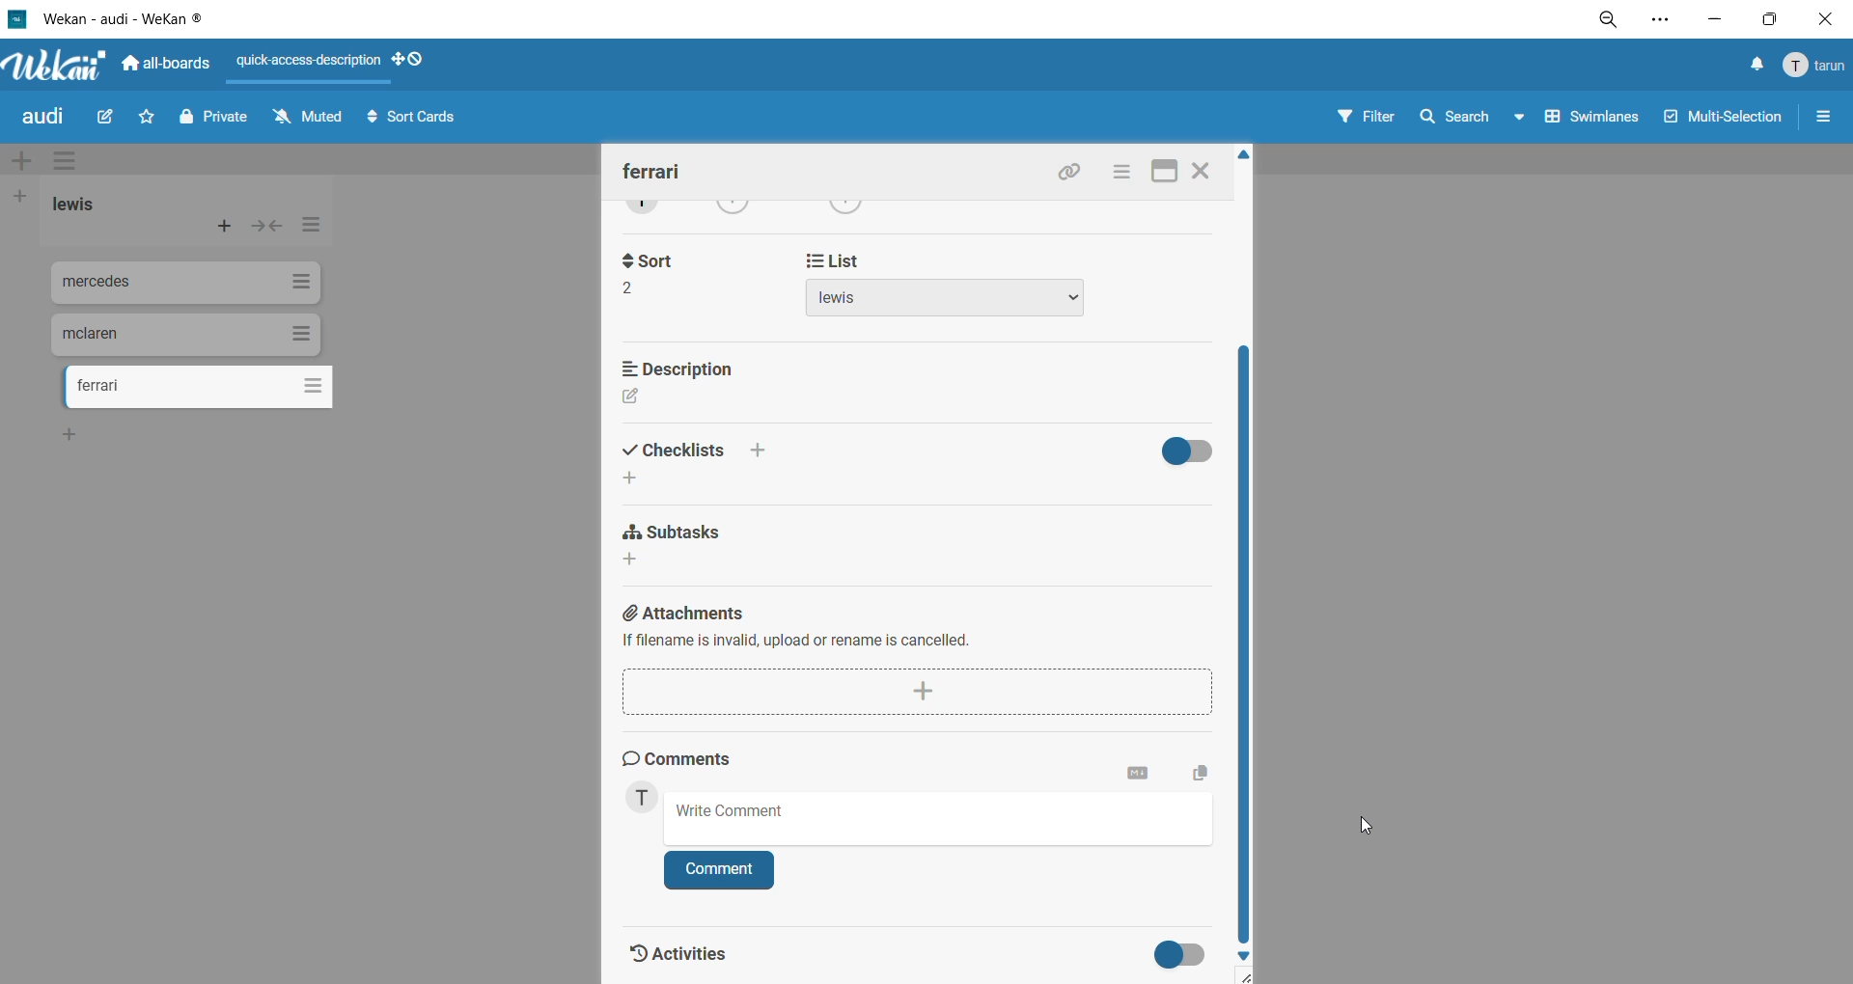  Describe the element at coordinates (1240, 643) in the screenshot. I see `vertical scroll  bar` at that location.